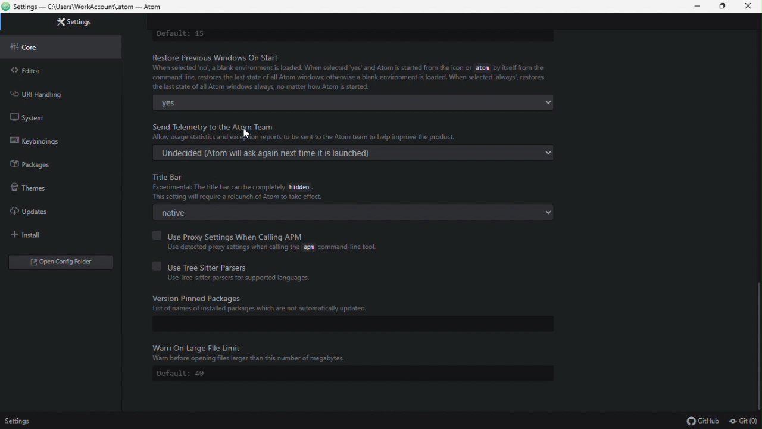  Describe the element at coordinates (757, 342) in the screenshot. I see `Scroll bar` at that location.